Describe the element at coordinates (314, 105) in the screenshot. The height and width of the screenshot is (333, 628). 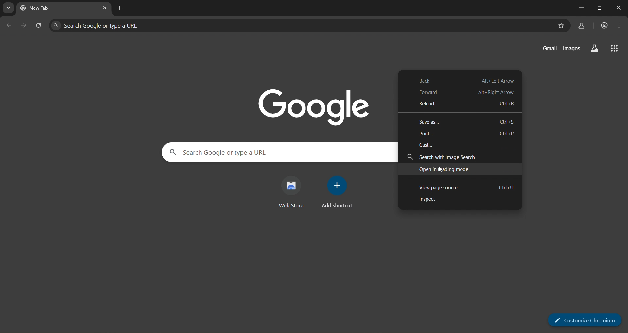
I see `Google` at that location.